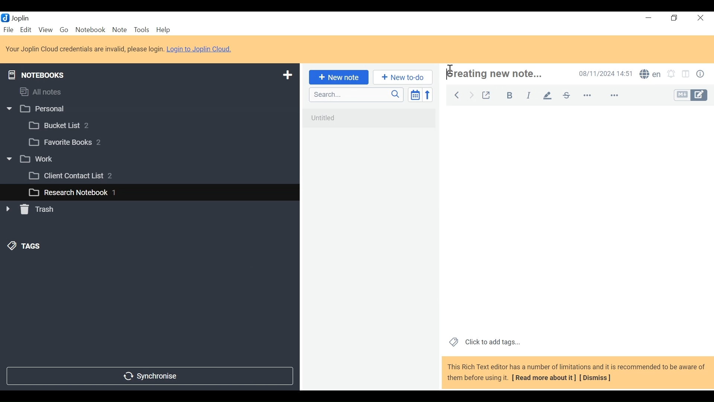  What do you see at coordinates (486, 94) in the screenshot?
I see `Toggle external editing` at bounding box center [486, 94].